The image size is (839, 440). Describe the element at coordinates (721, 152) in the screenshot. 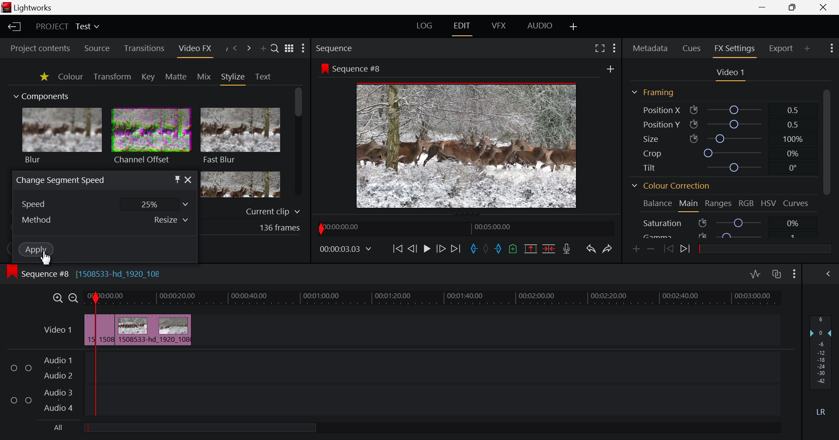

I see `Crop` at that location.